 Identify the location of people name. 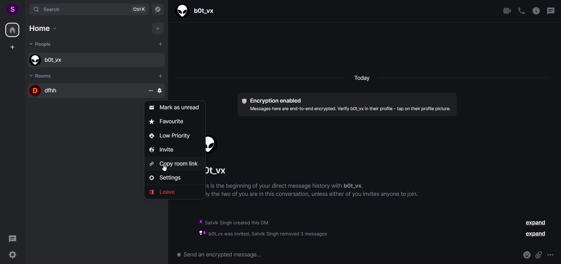
(225, 171).